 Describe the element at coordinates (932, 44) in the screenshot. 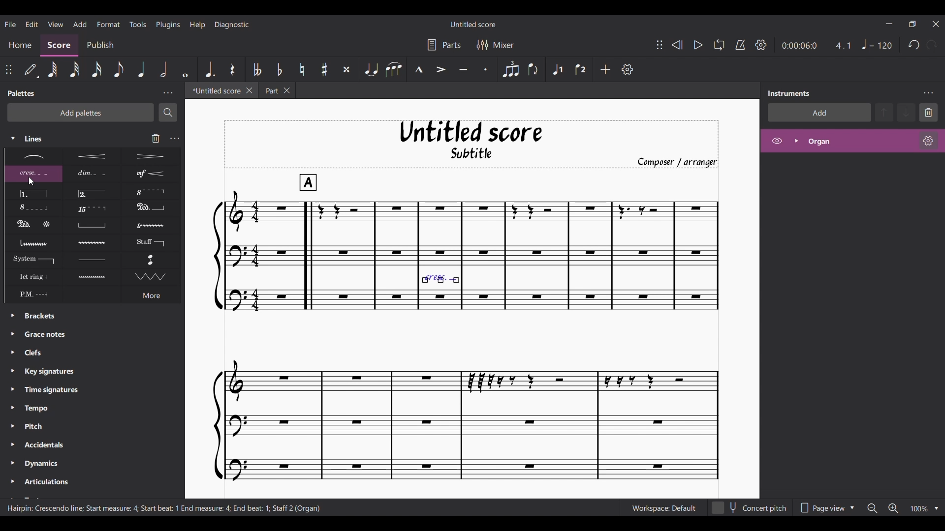

I see `Redo` at that location.